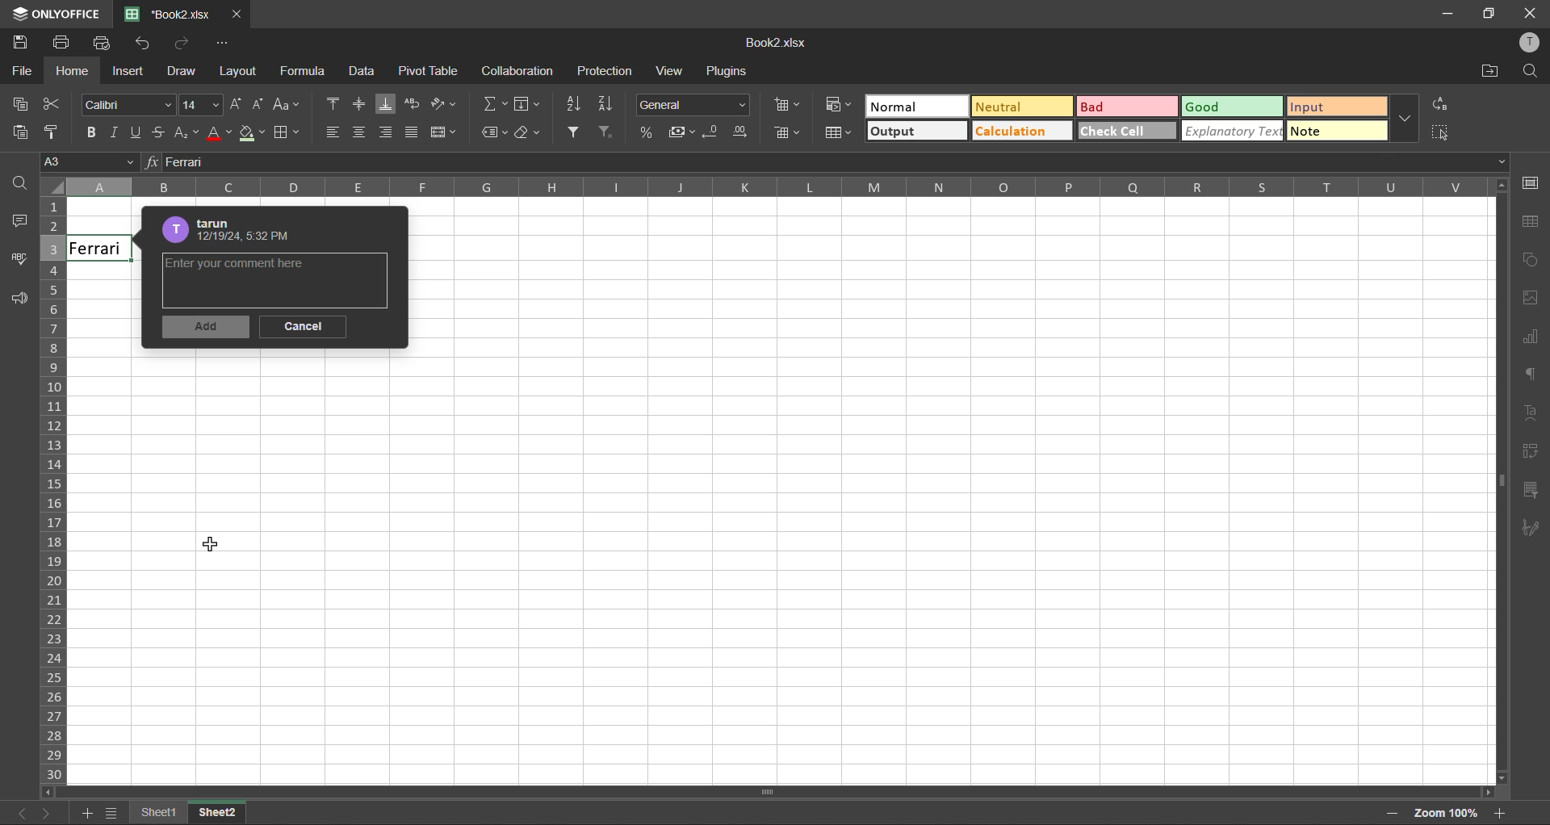 The height and width of the screenshot is (825, 1550). I want to click on change case, so click(285, 106).